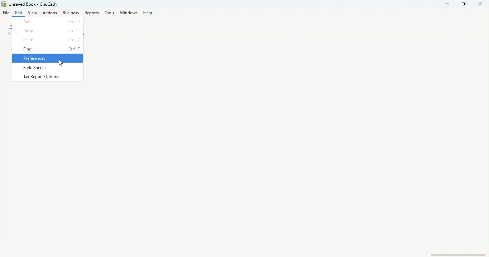 This screenshot has width=489, height=257. I want to click on Help, so click(149, 13).